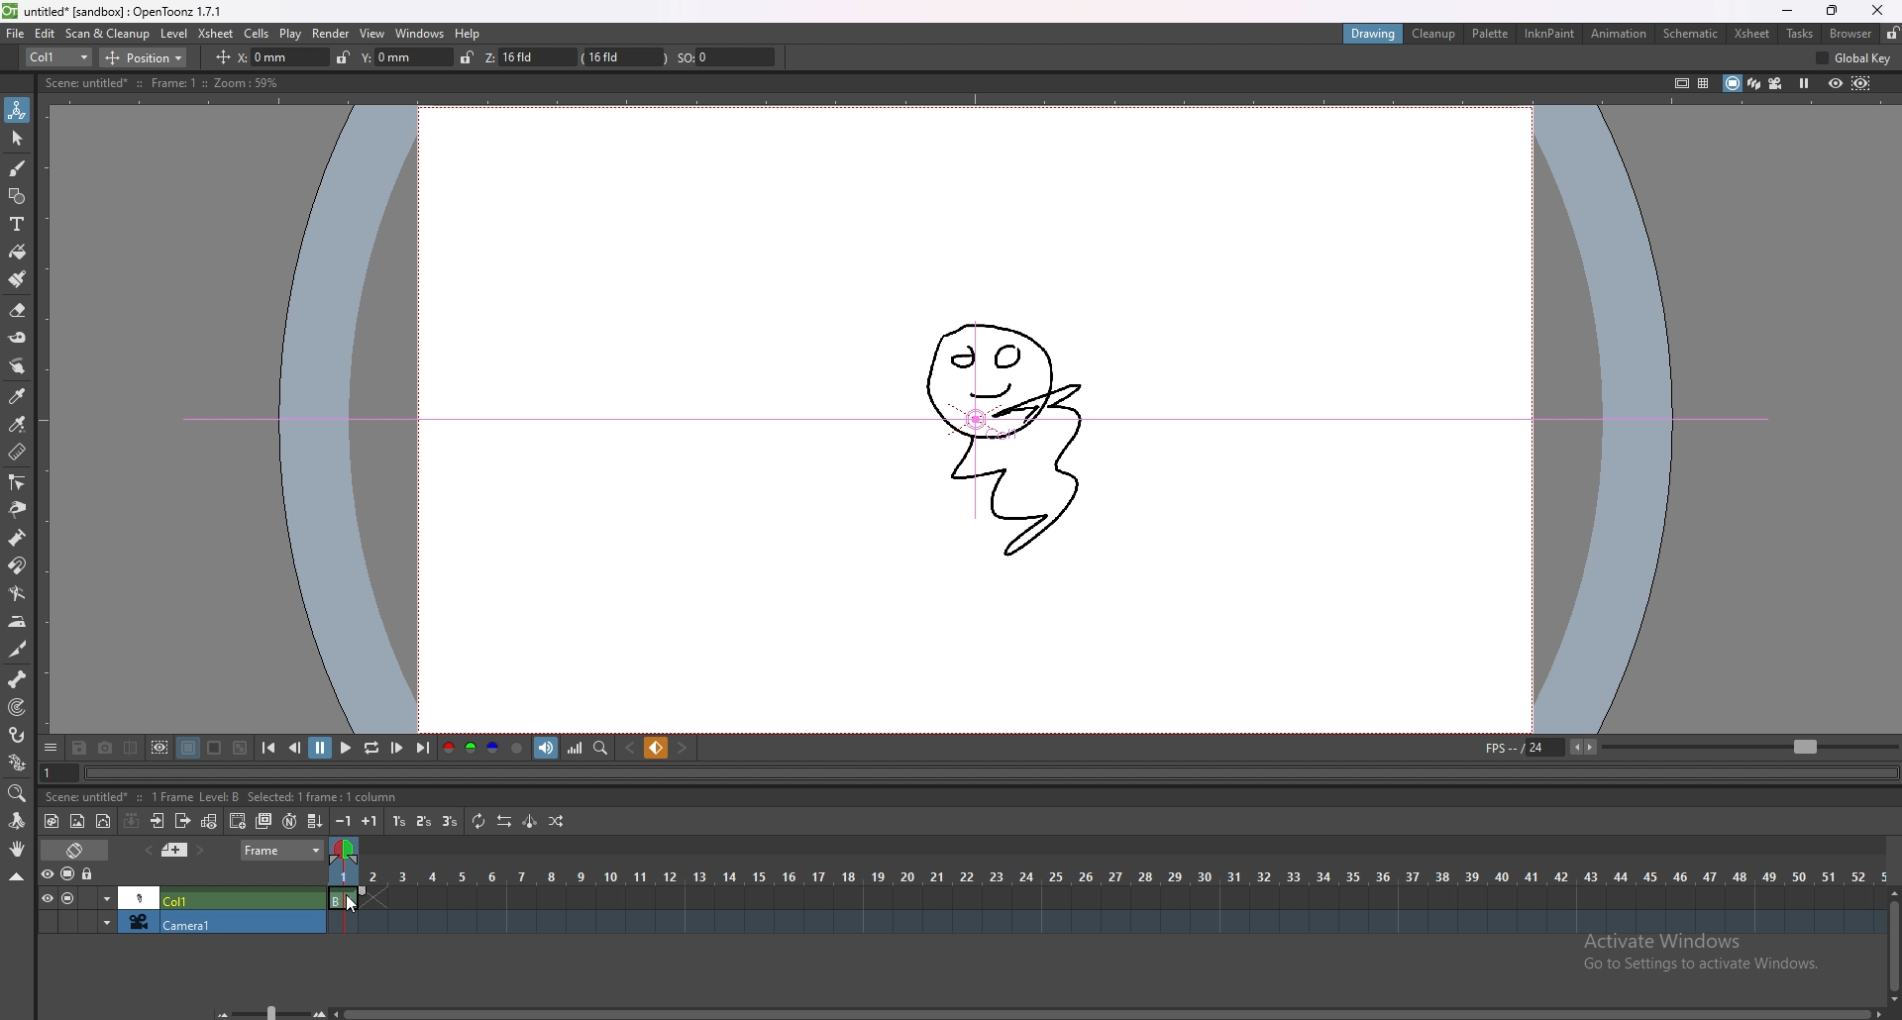 Image resolution: width=1902 pixels, height=1020 pixels. I want to click on hook, so click(19, 735).